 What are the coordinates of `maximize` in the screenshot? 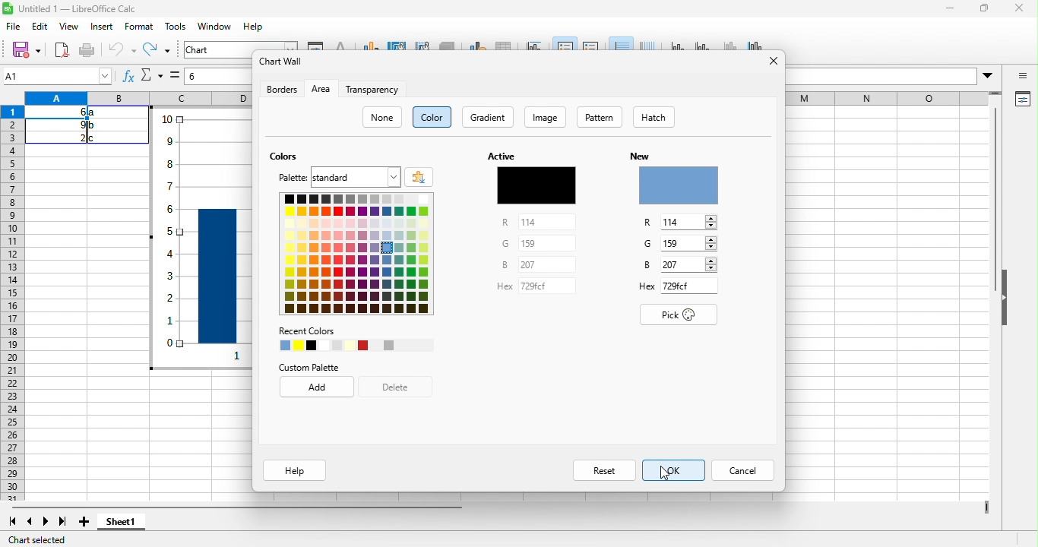 It's located at (983, 9).